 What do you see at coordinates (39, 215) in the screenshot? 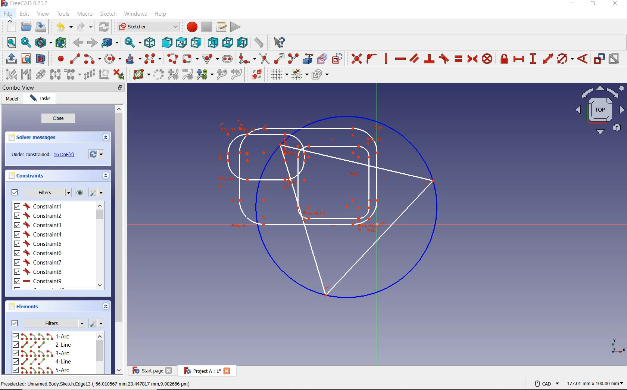
I see `constraint1` at bounding box center [39, 215].